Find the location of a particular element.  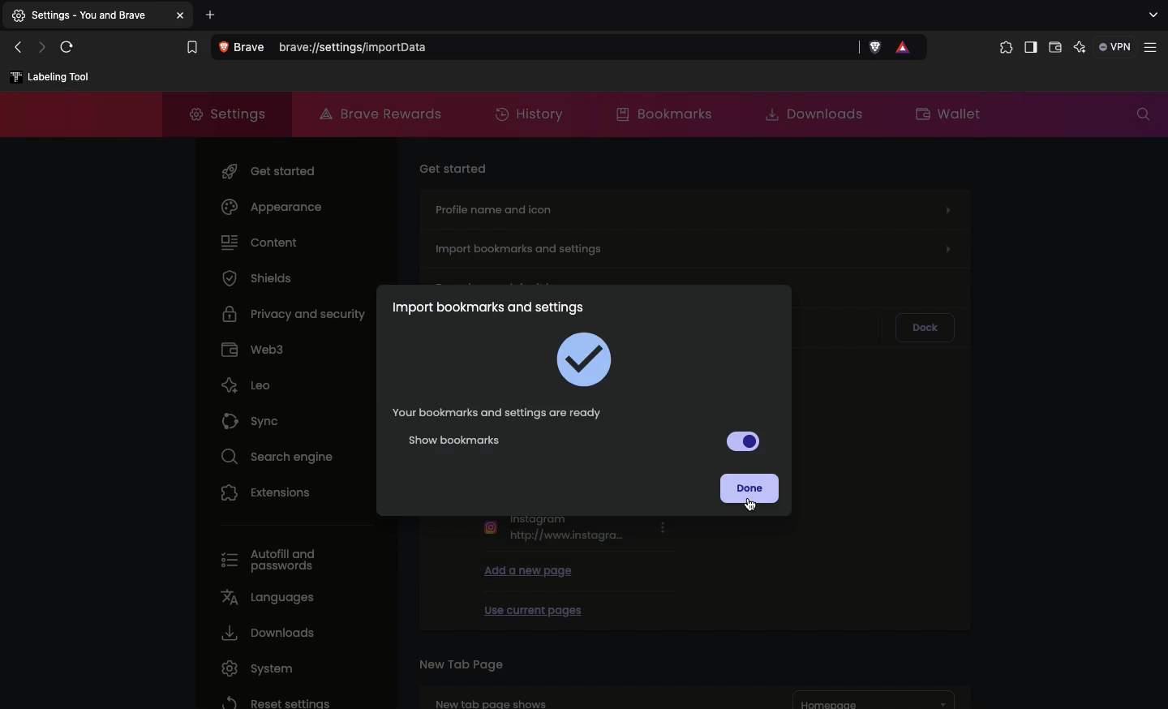

Bookmarks is located at coordinates (662, 113).